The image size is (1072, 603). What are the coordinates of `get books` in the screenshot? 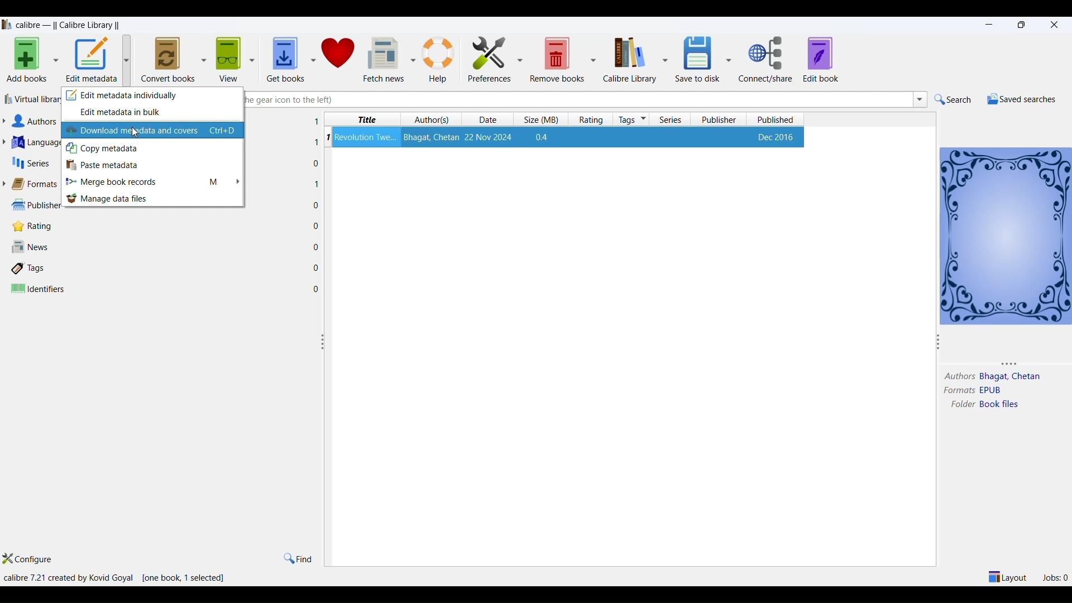 It's located at (283, 56).